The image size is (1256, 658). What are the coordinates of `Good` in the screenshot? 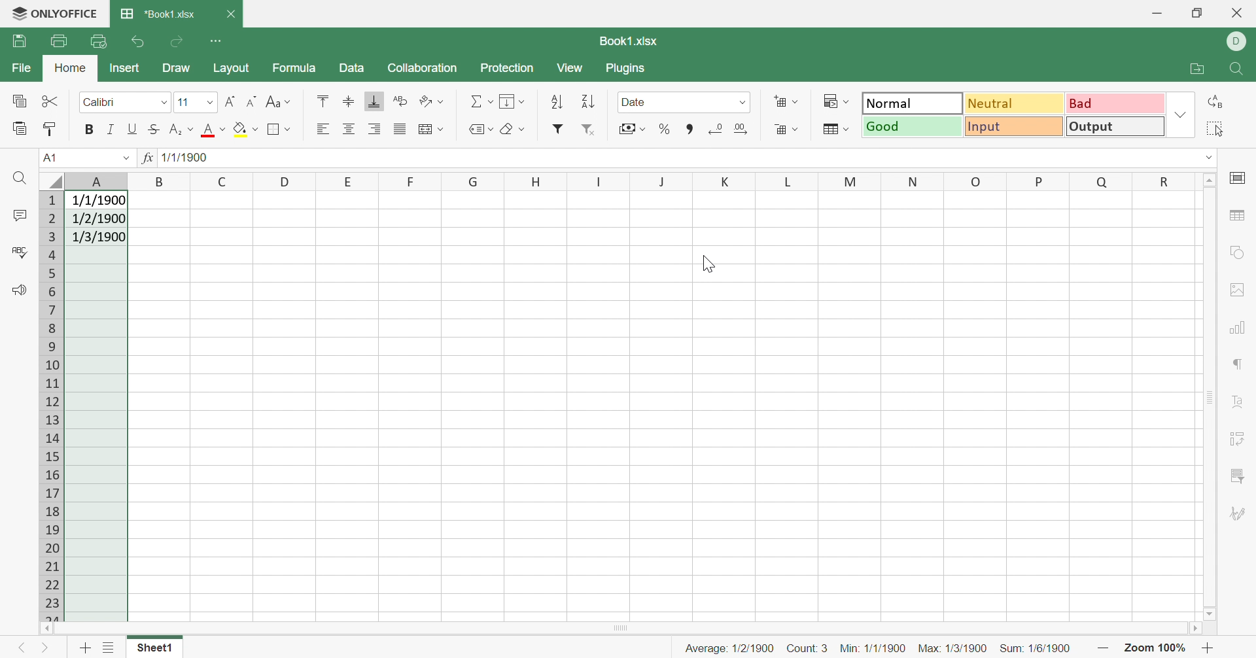 It's located at (913, 126).